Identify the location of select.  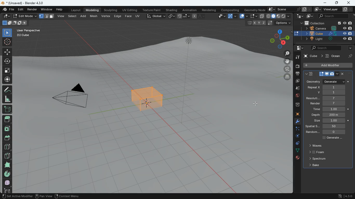
(7, 32).